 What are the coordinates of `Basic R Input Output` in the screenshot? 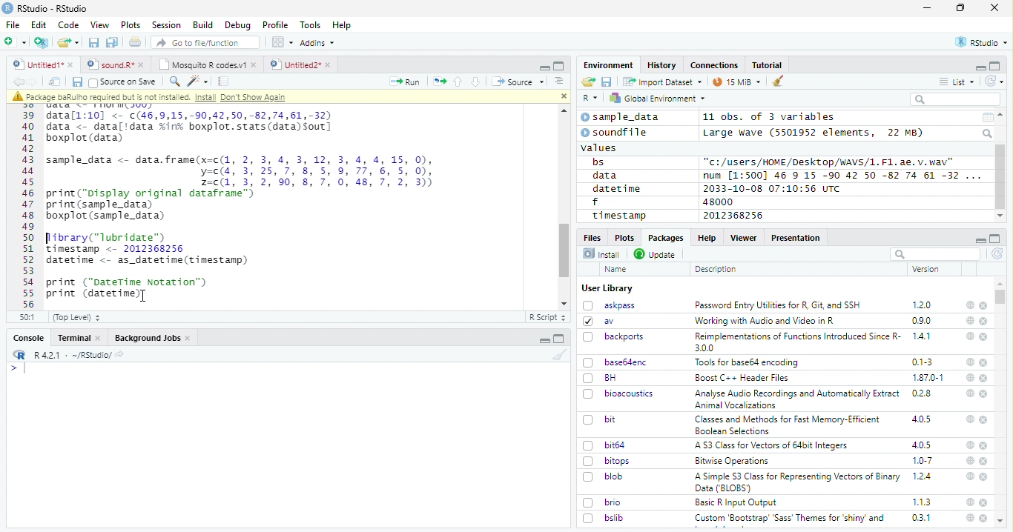 It's located at (738, 502).